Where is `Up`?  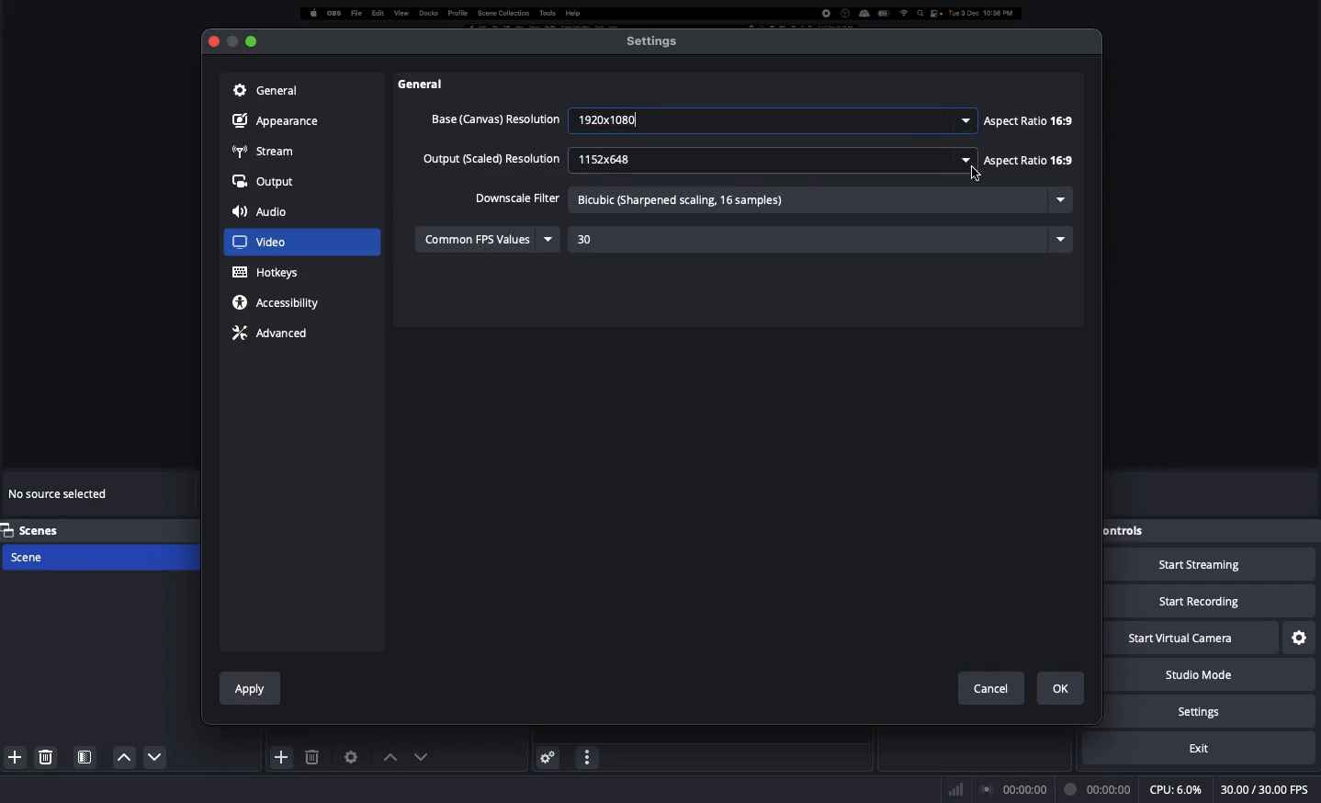 Up is located at coordinates (150, 759).